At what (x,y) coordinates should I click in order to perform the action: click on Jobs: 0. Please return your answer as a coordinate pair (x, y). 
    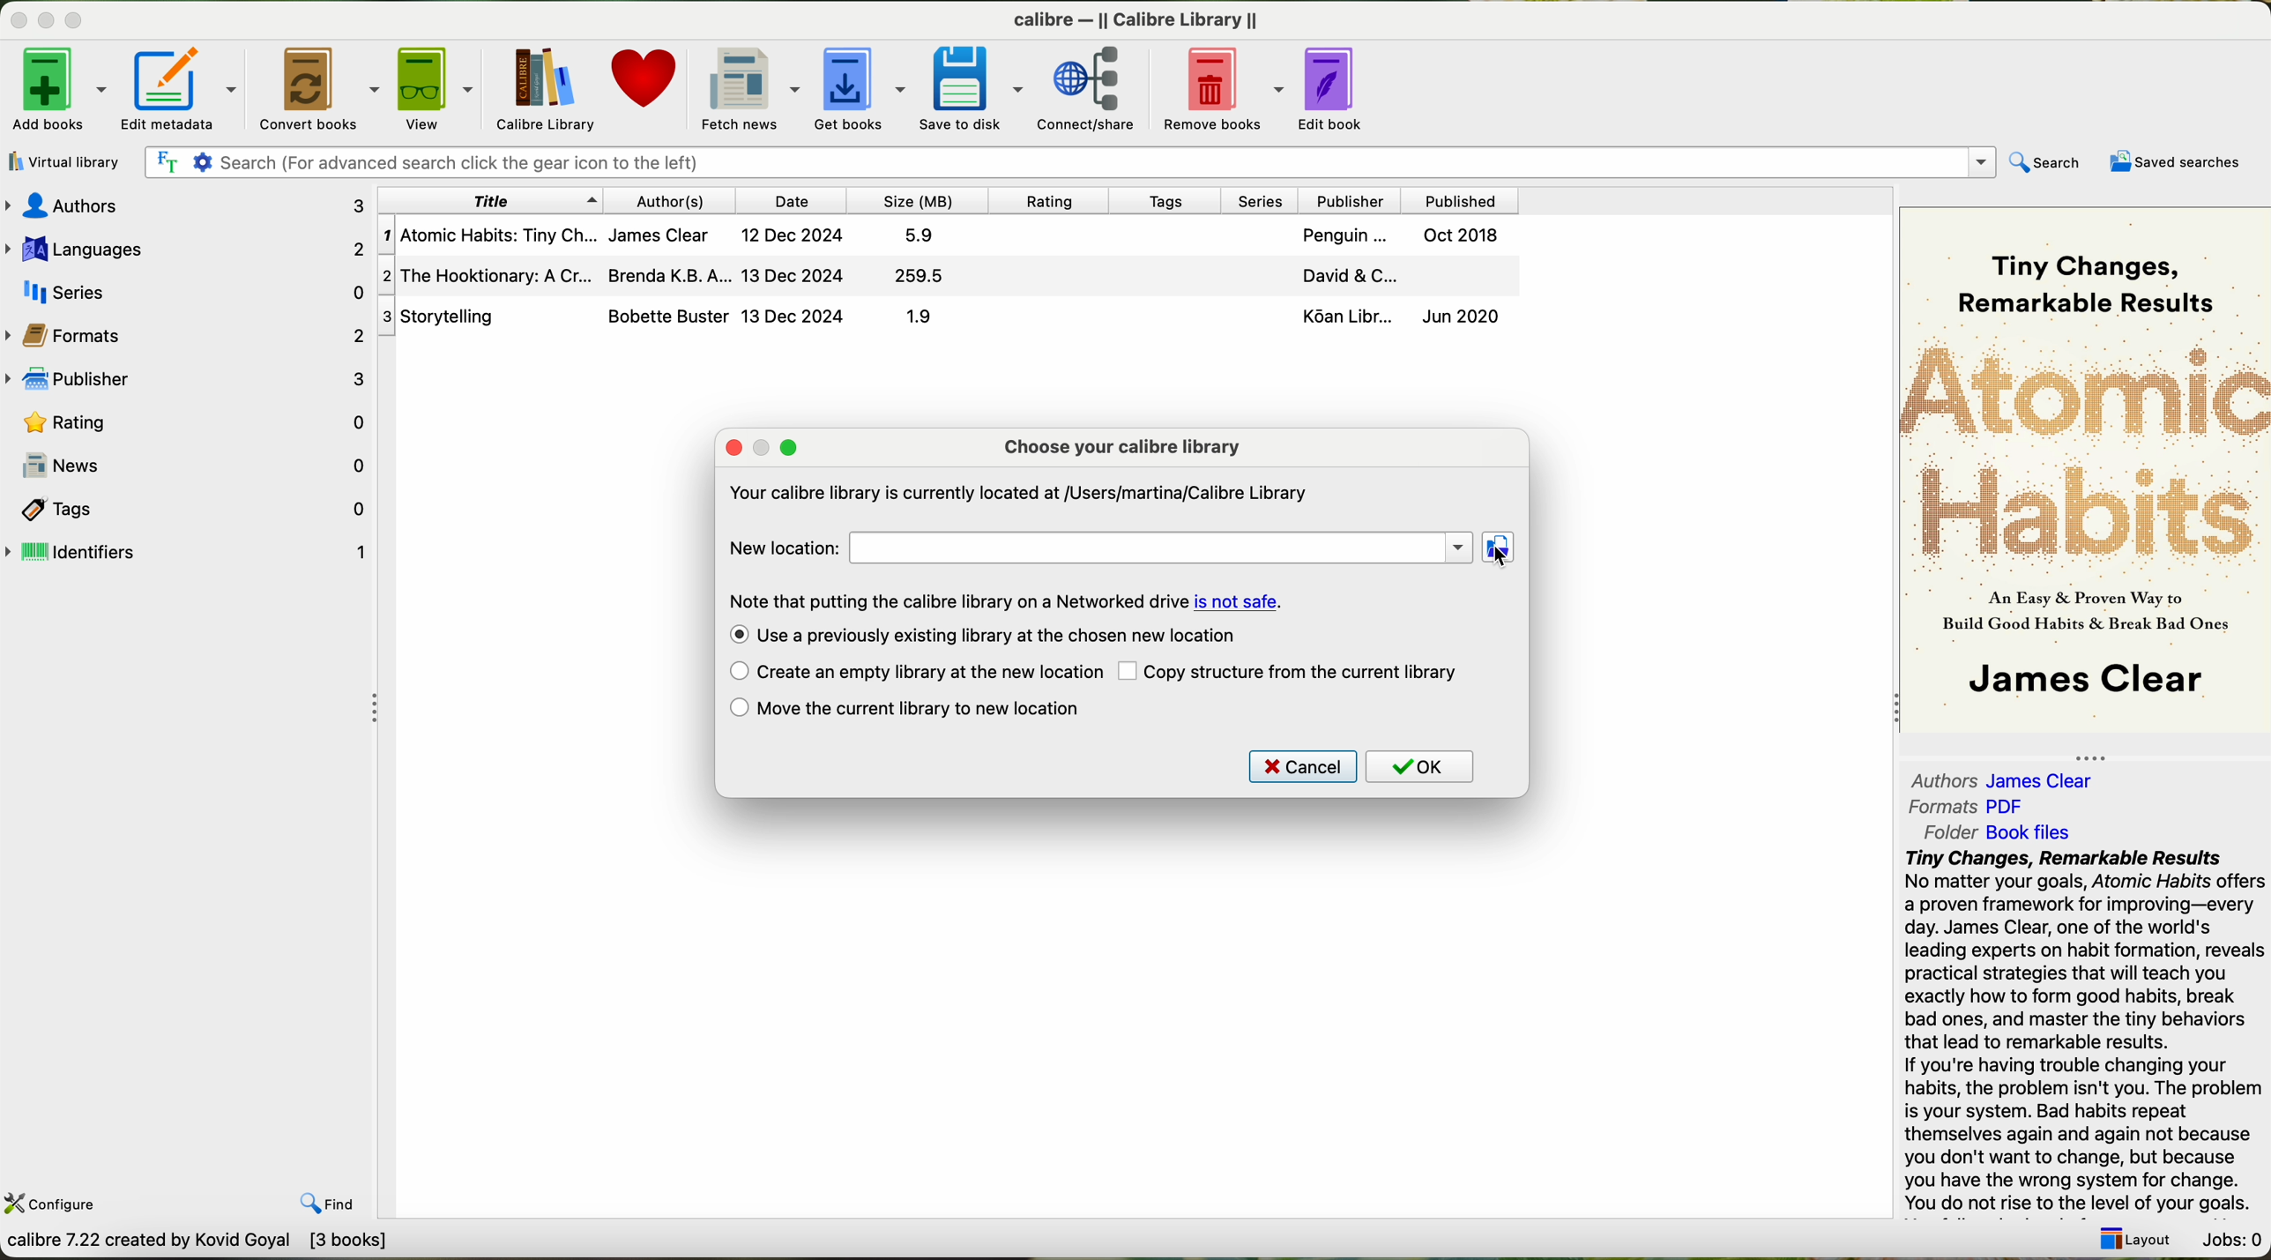
    Looking at the image, I should click on (2231, 1239).